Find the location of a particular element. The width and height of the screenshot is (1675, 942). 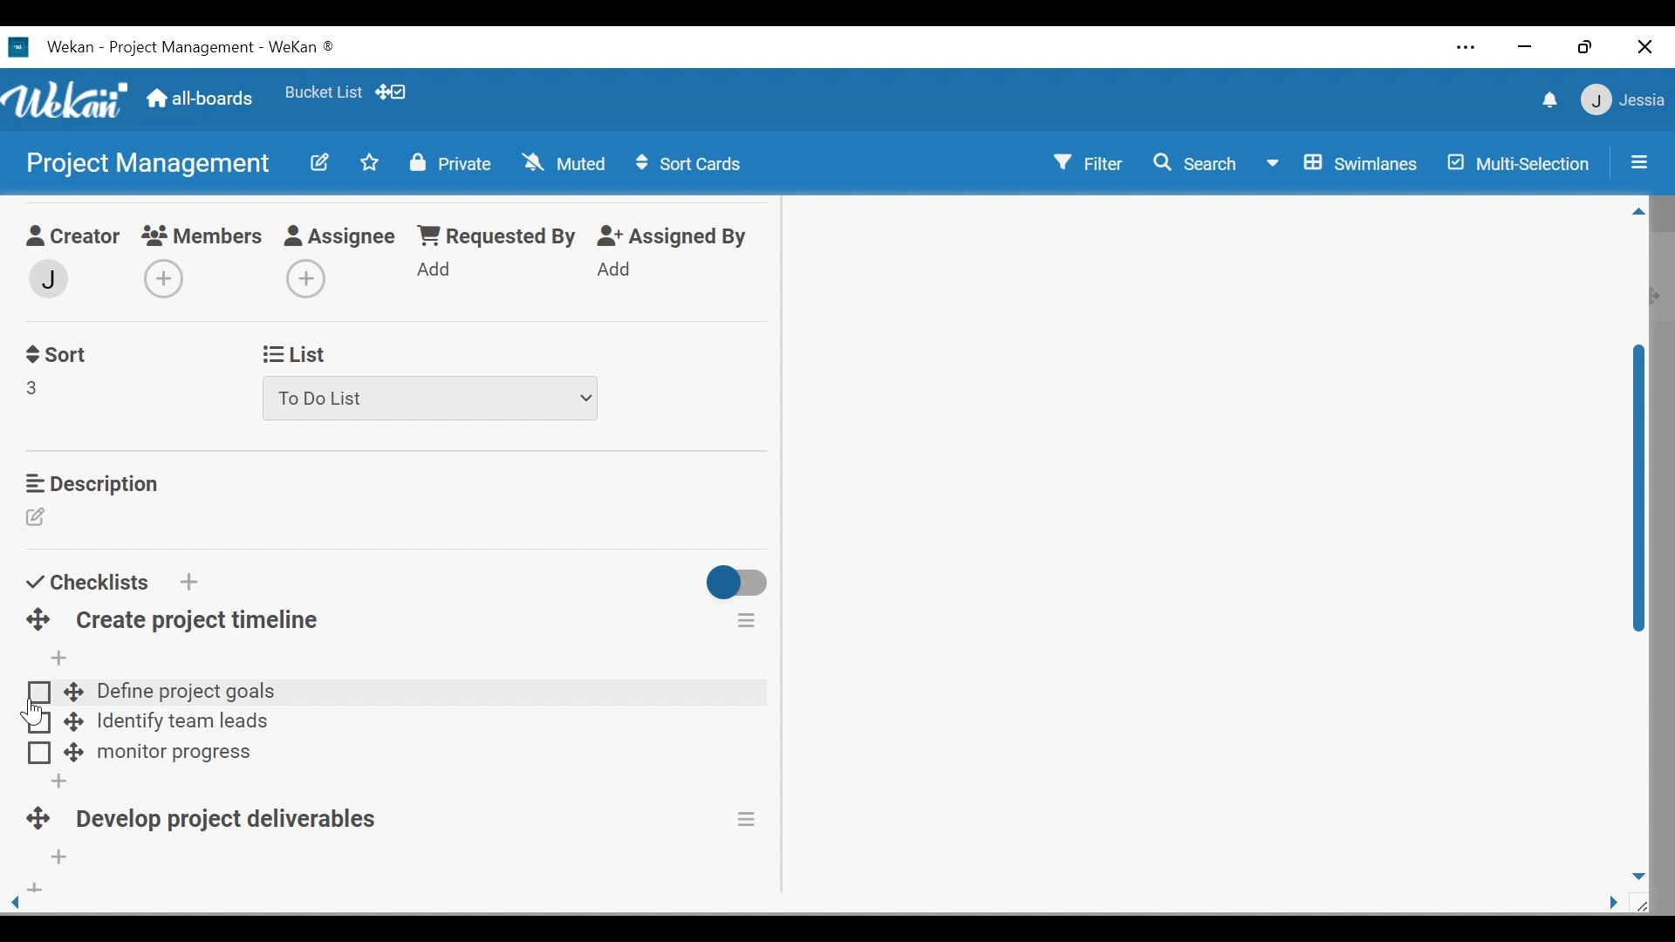

Desktop drag handles is located at coordinates (38, 620).